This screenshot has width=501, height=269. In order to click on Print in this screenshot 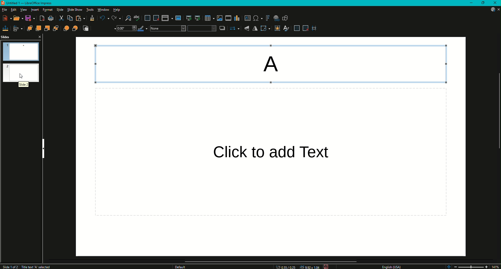, I will do `click(51, 18)`.